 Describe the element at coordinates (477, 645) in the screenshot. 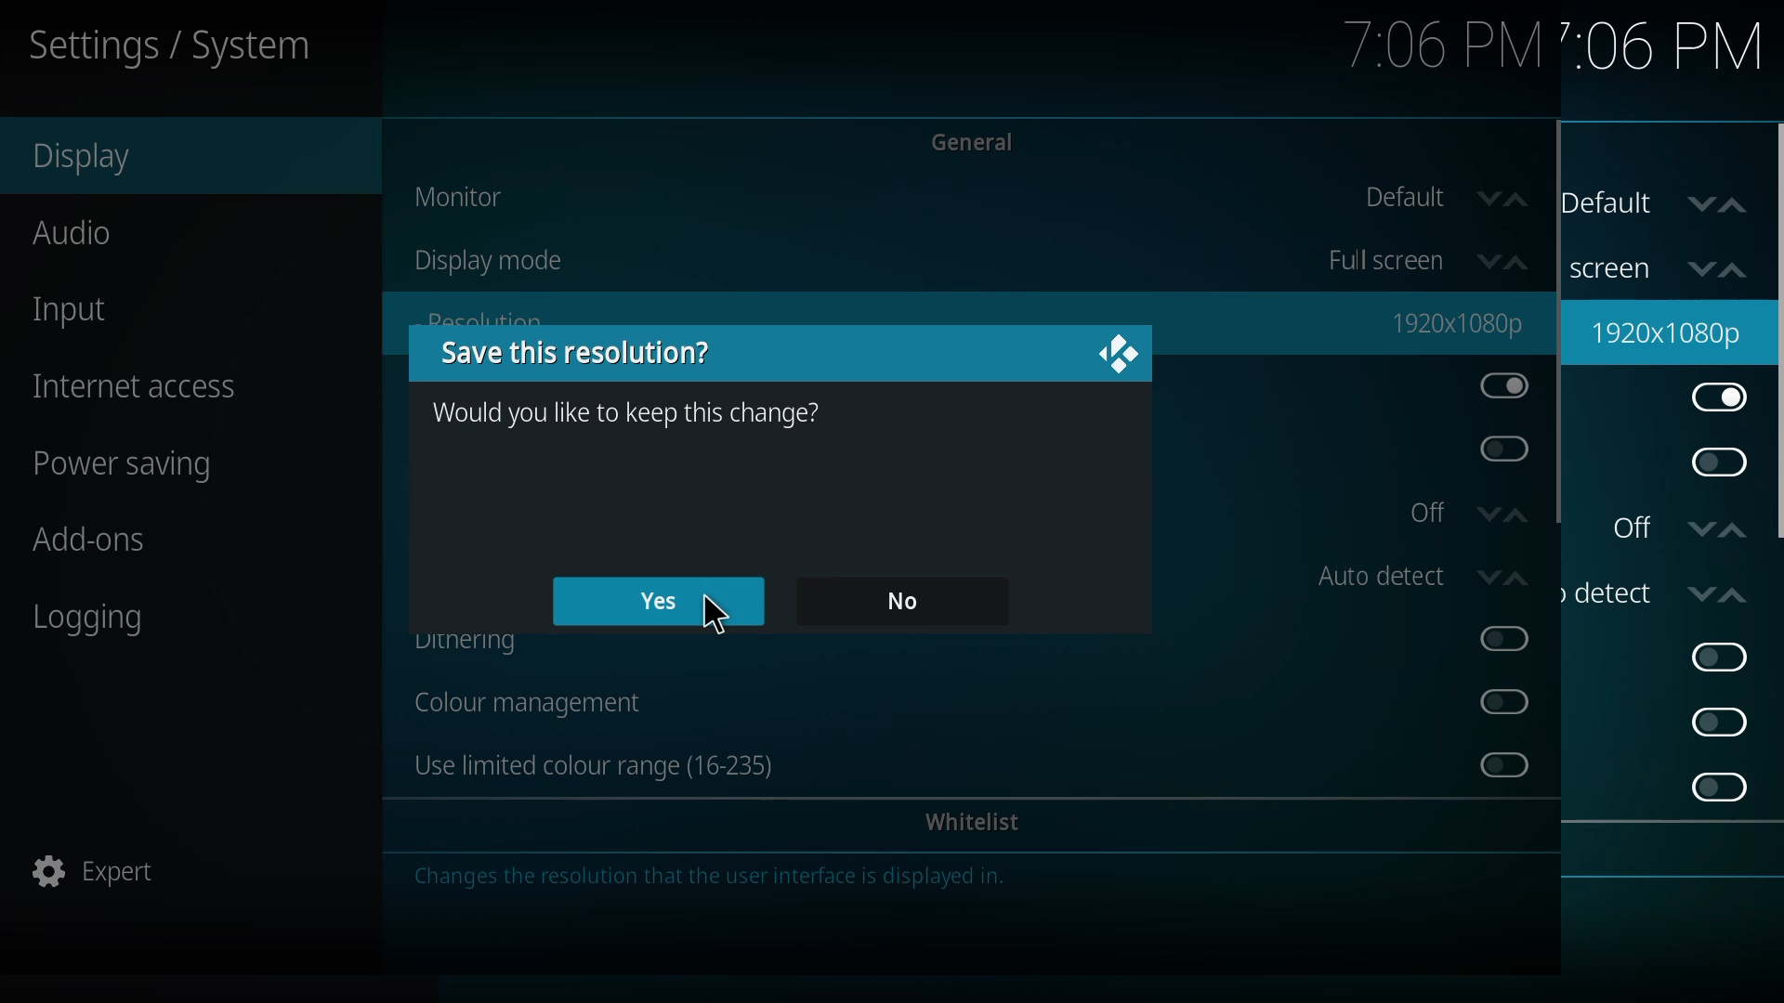

I see `dithering` at that location.